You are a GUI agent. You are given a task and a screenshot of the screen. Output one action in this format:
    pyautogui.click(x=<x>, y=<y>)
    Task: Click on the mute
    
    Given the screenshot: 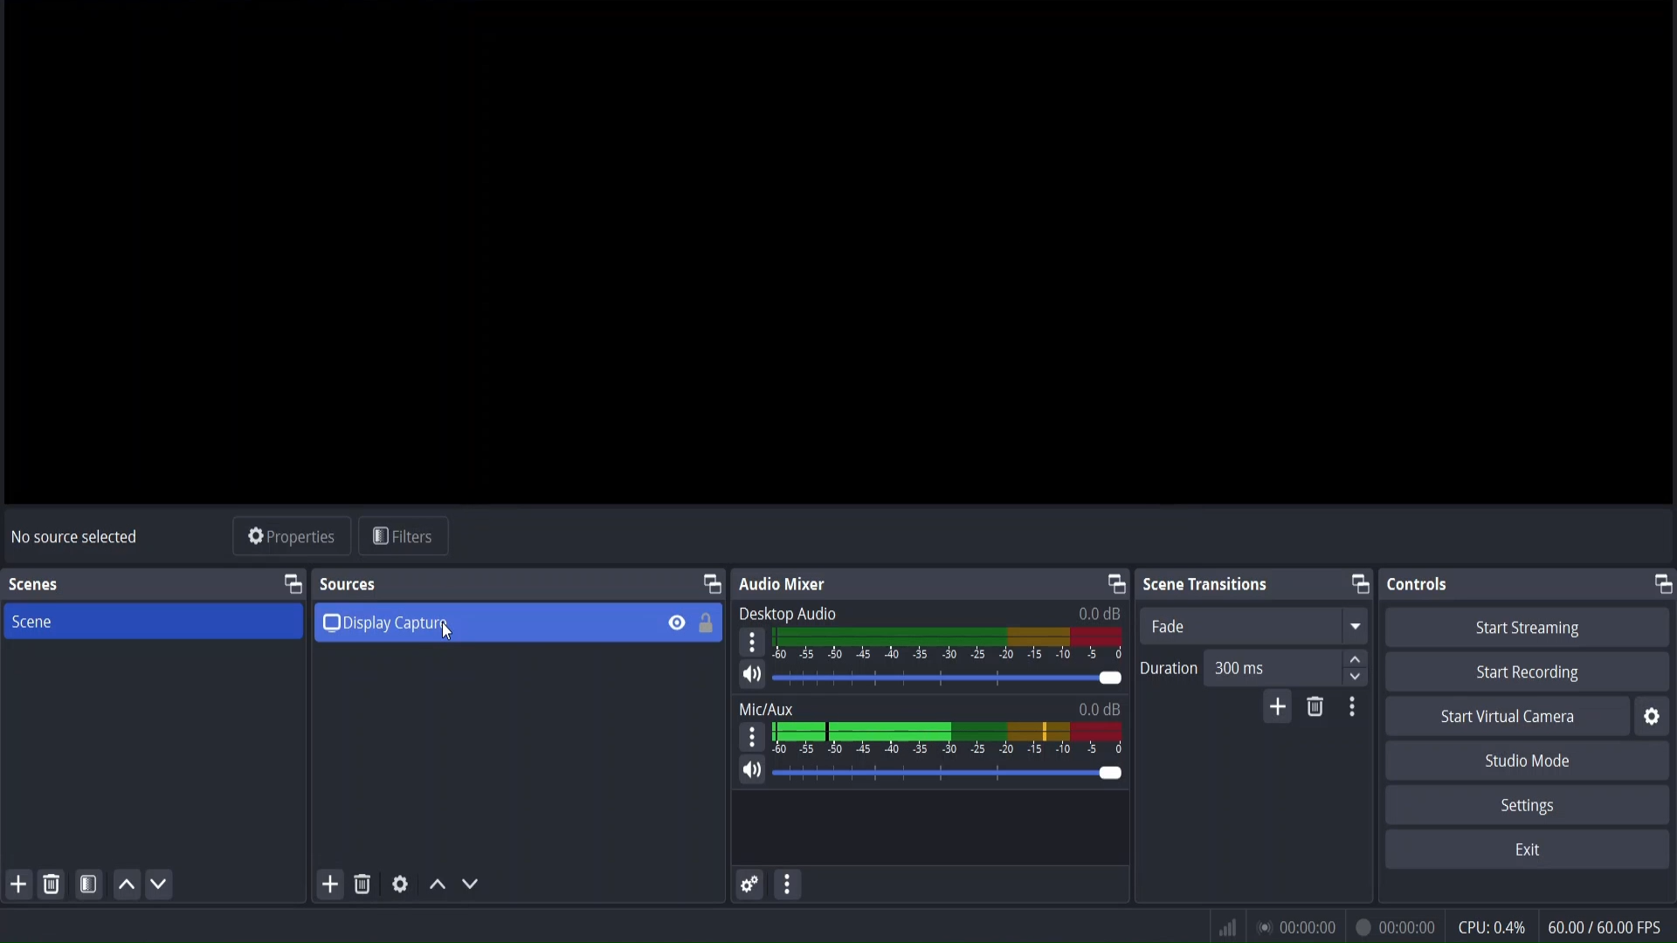 What is the action you would take?
    pyautogui.click(x=751, y=675)
    